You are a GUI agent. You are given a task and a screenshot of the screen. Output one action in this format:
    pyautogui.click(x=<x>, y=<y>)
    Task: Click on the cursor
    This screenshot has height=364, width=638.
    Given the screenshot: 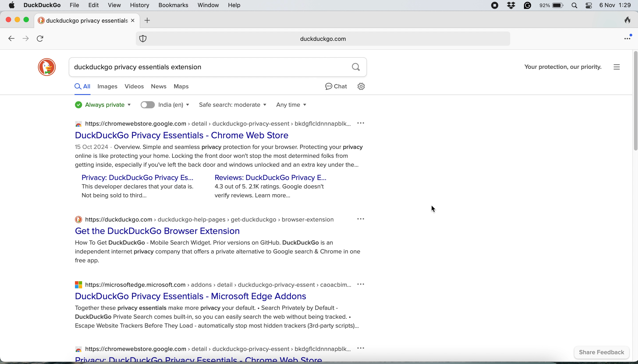 What is the action you would take?
    pyautogui.click(x=434, y=213)
    